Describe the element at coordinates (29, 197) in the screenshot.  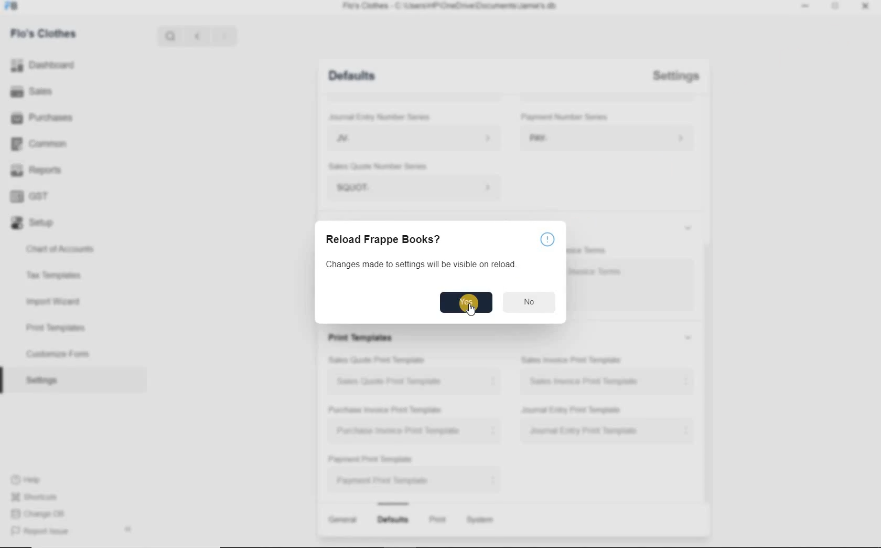
I see `GST` at that location.